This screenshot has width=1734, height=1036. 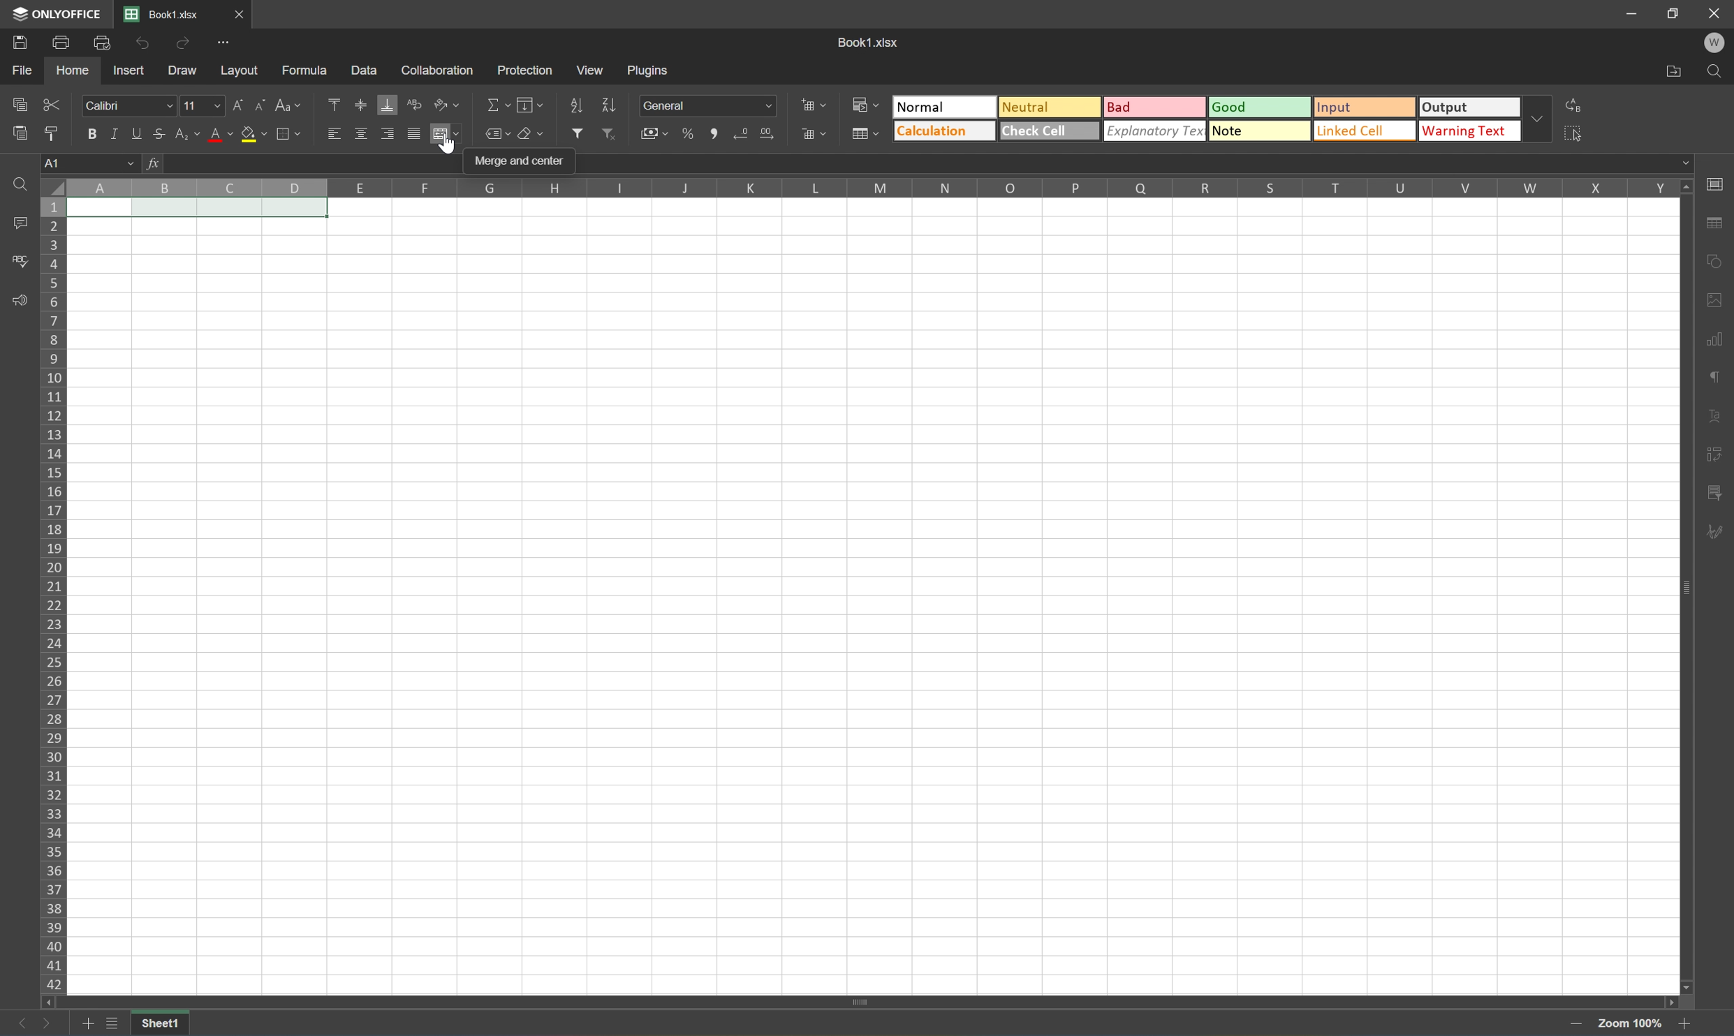 I want to click on Save, so click(x=16, y=44).